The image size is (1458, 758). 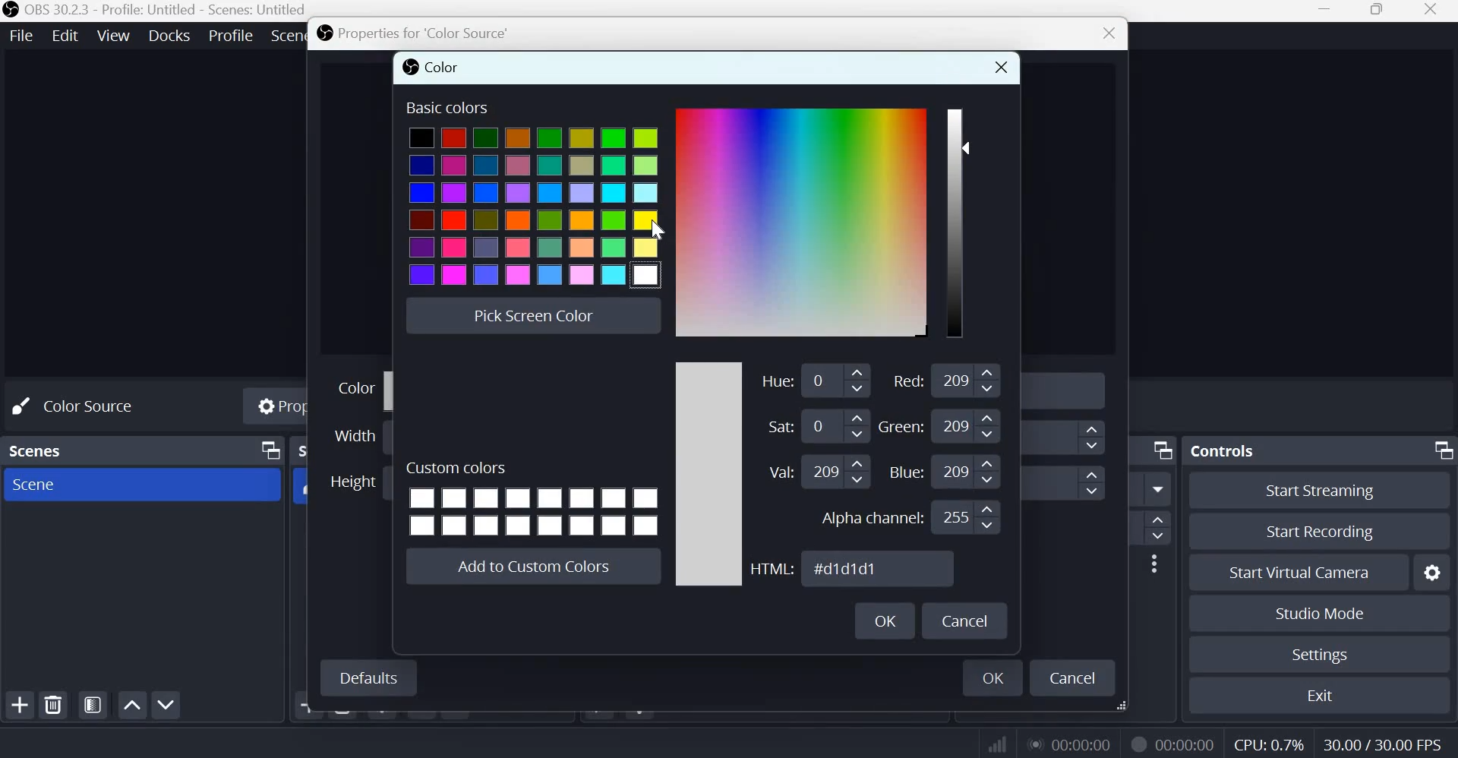 What do you see at coordinates (67, 34) in the screenshot?
I see `Edit` at bounding box center [67, 34].